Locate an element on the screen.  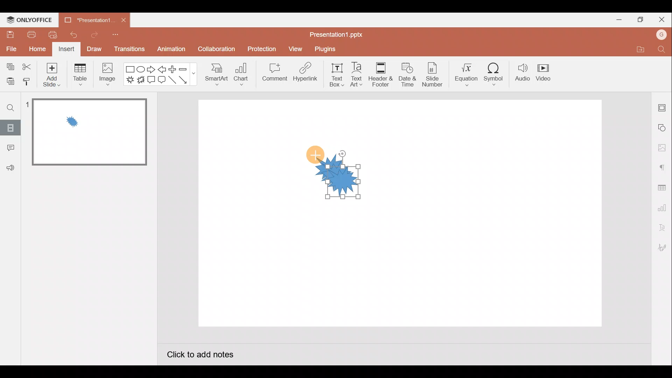
Maximize is located at coordinates (639, 20).